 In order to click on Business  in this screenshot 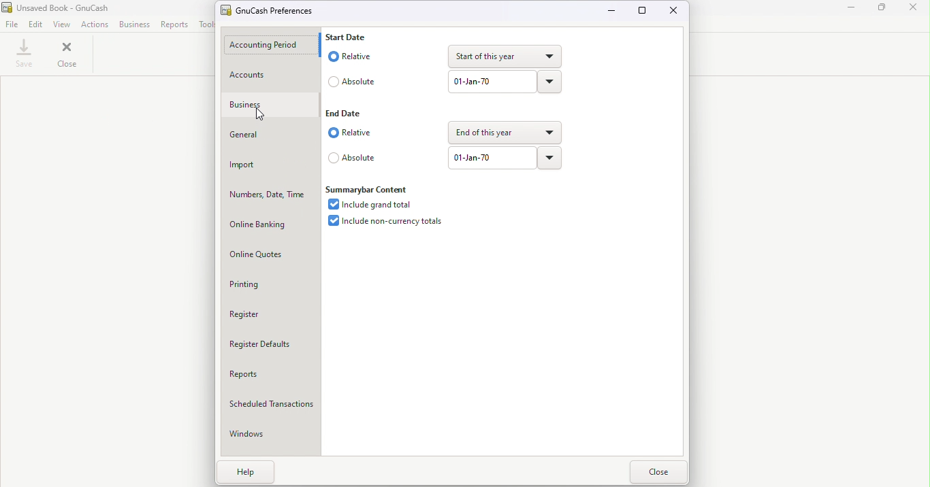, I will do `click(268, 106)`.